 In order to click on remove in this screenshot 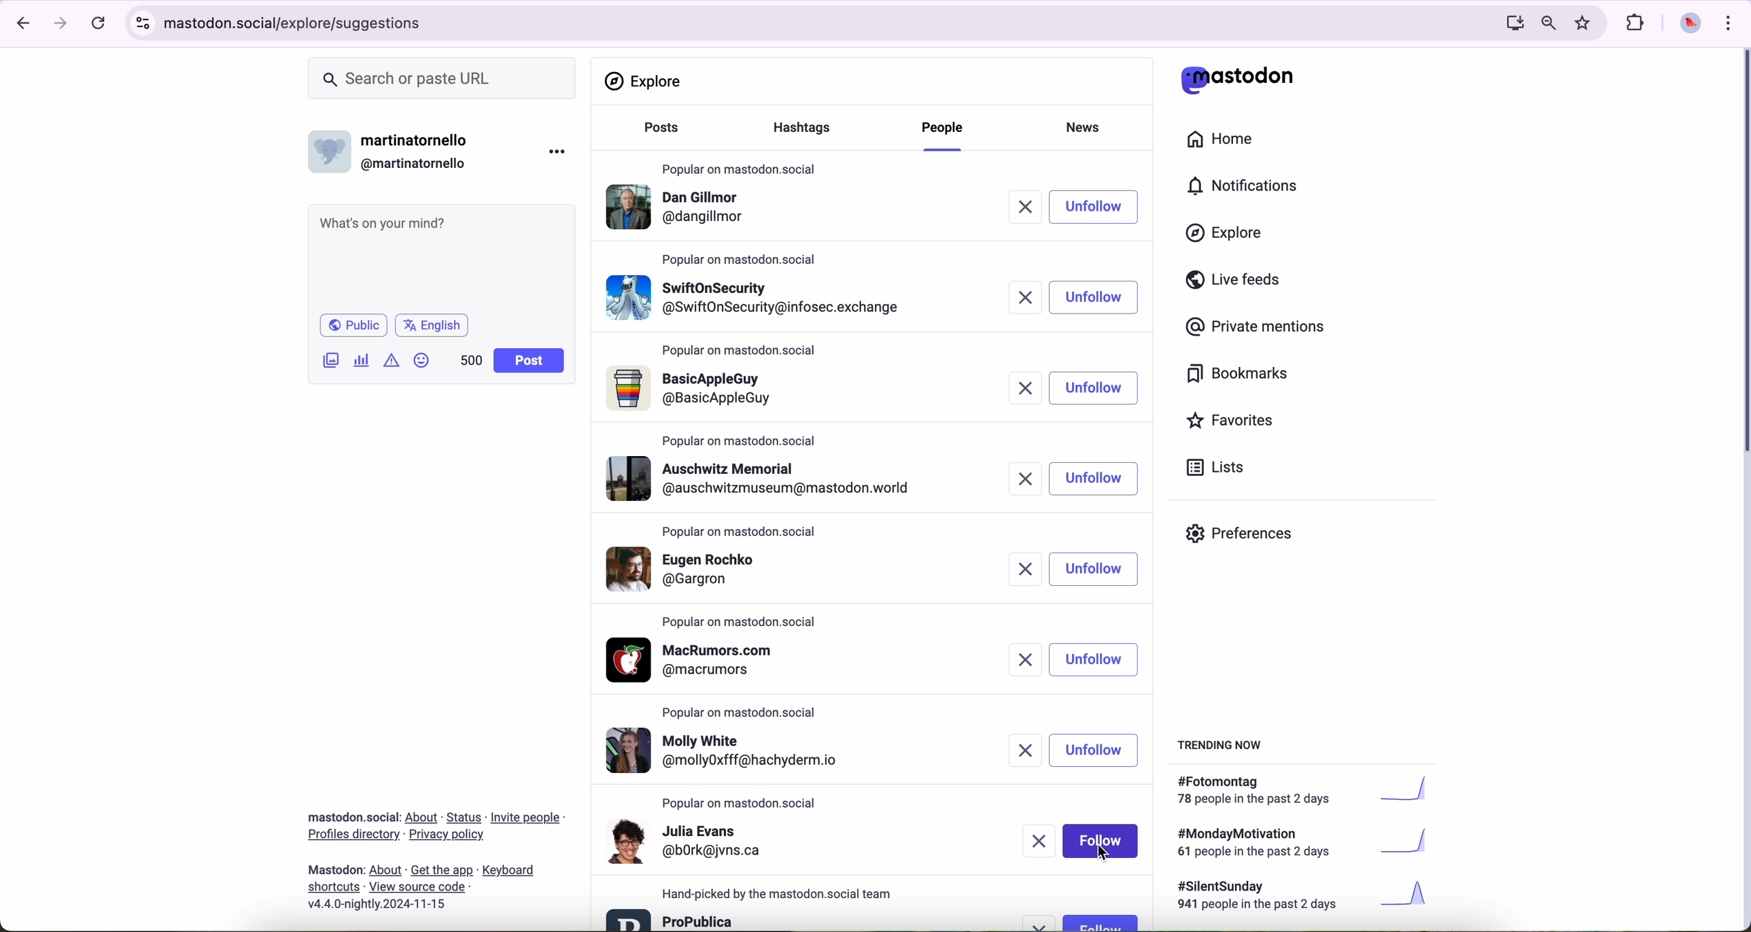, I will do `click(1028, 296)`.